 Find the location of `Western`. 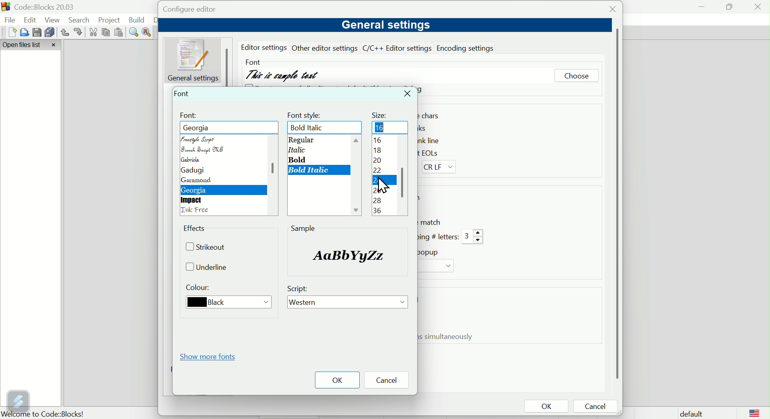

Western is located at coordinates (348, 304).